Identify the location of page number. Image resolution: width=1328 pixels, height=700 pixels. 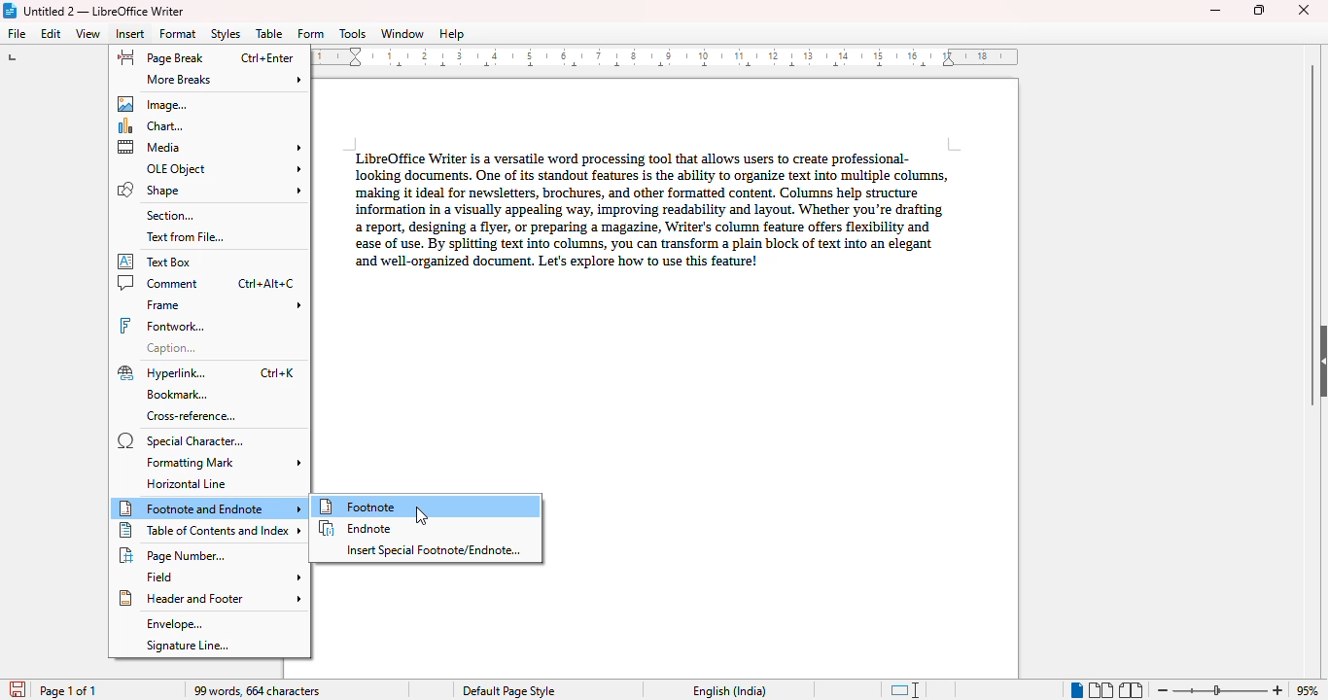
(175, 555).